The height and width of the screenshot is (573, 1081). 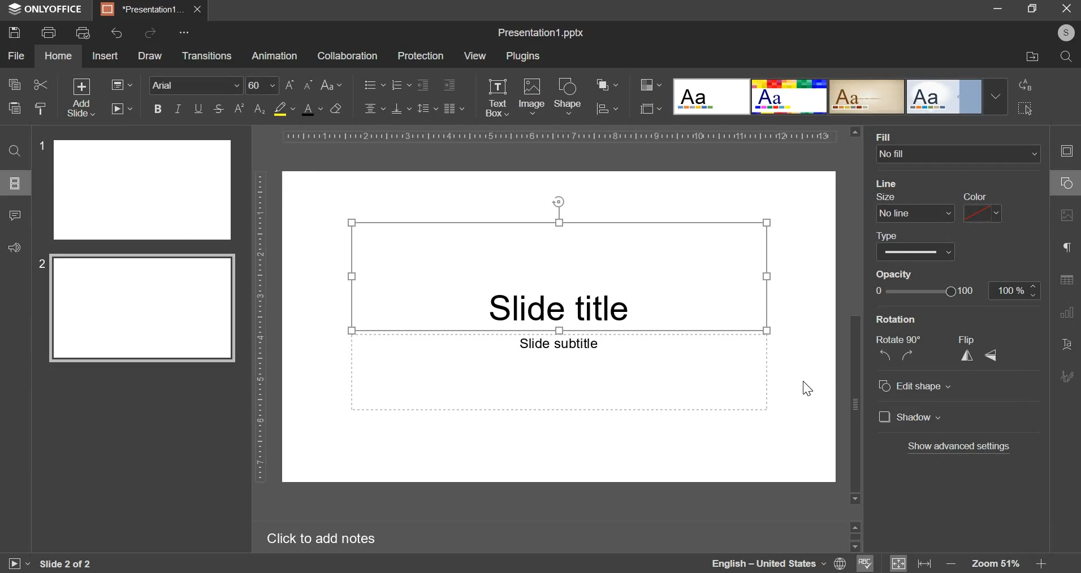 What do you see at coordinates (58, 56) in the screenshot?
I see `home` at bounding box center [58, 56].